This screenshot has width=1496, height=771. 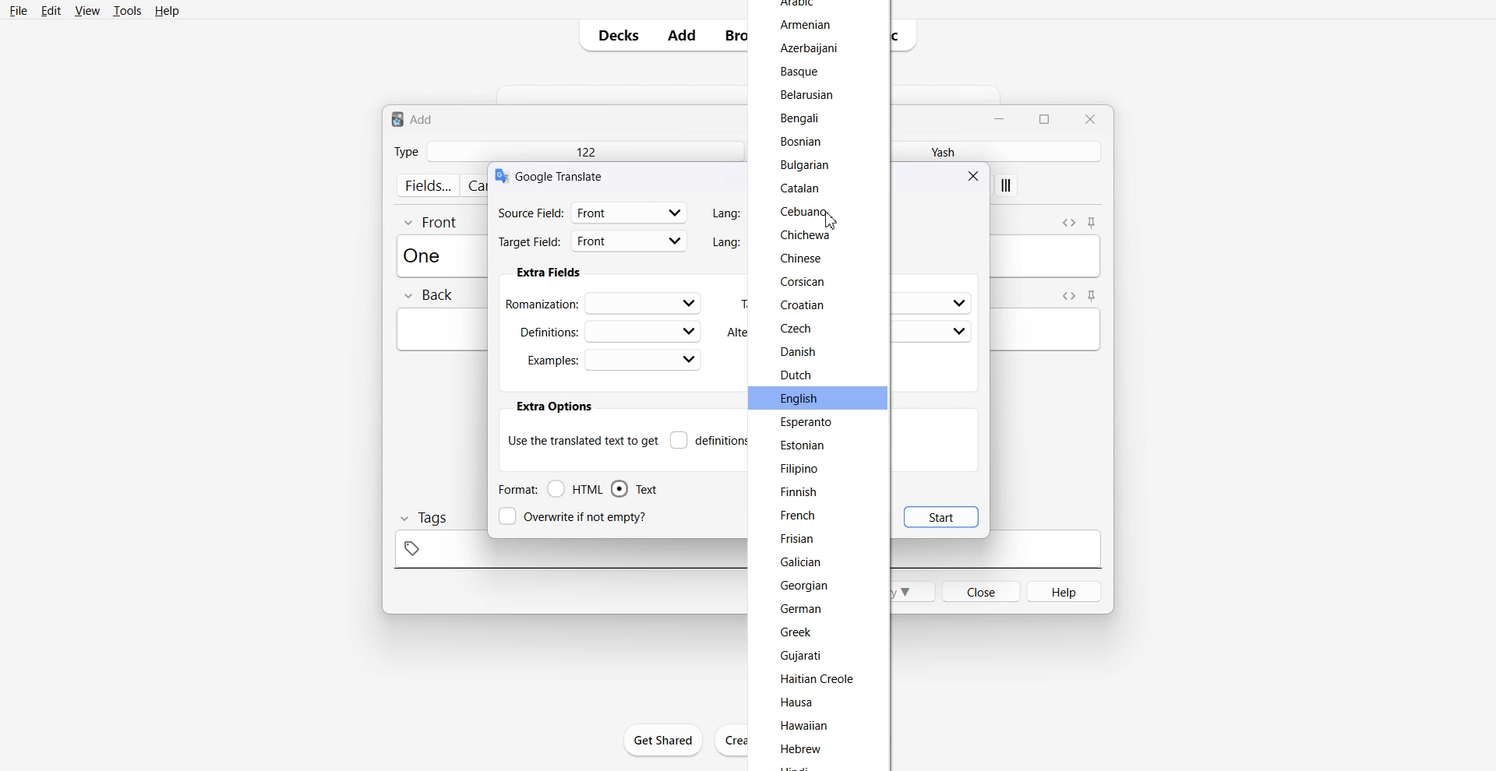 I want to click on Tools, so click(x=127, y=10).